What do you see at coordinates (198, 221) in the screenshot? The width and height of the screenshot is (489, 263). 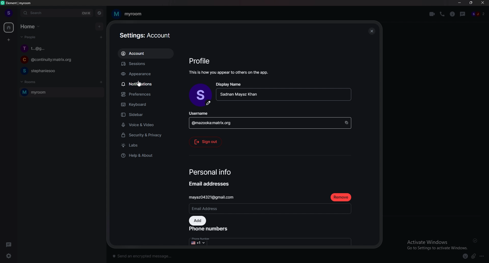 I see `add` at bounding box center [198, 221].